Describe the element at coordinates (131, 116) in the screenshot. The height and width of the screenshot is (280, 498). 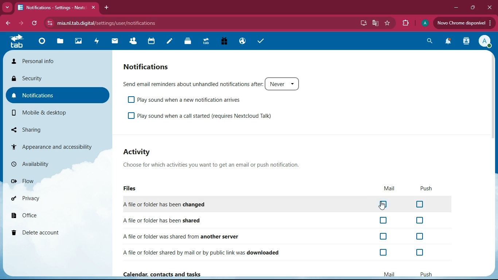
I see `off` at that location.